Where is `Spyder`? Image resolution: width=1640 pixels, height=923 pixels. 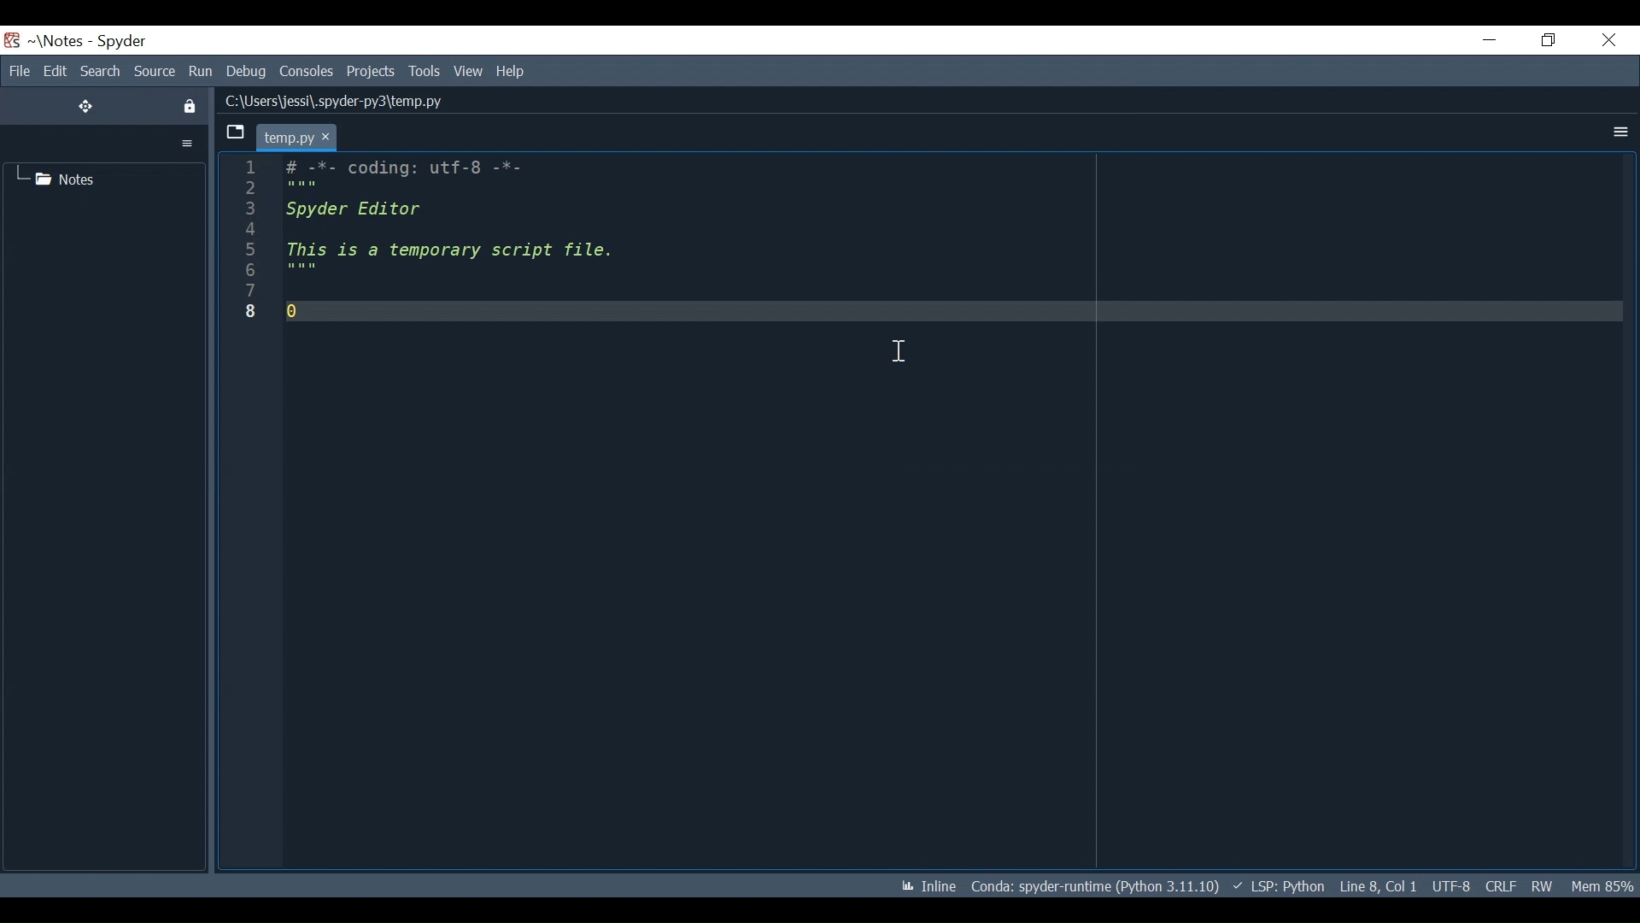 Spyder is located at coordinates (121, 41).